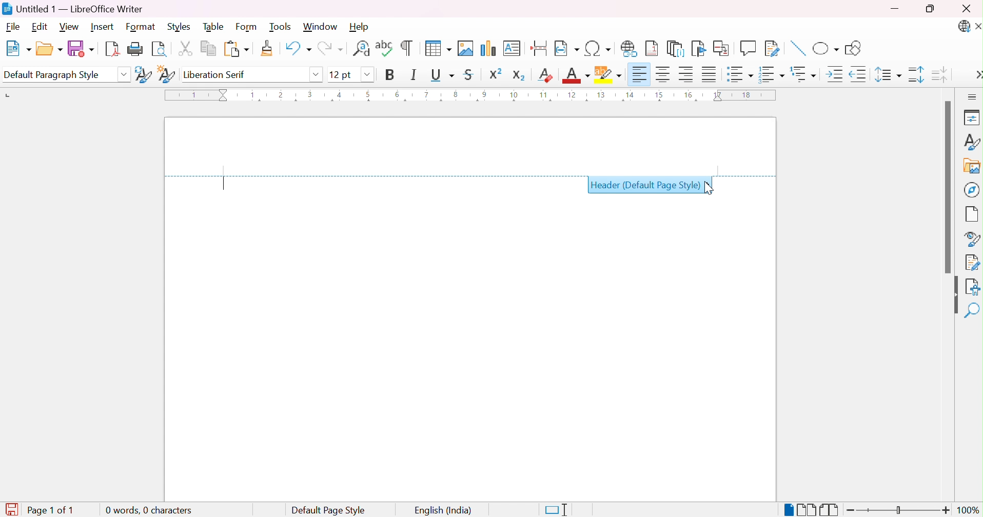  I want to click on Minimize, so click(894, 8).